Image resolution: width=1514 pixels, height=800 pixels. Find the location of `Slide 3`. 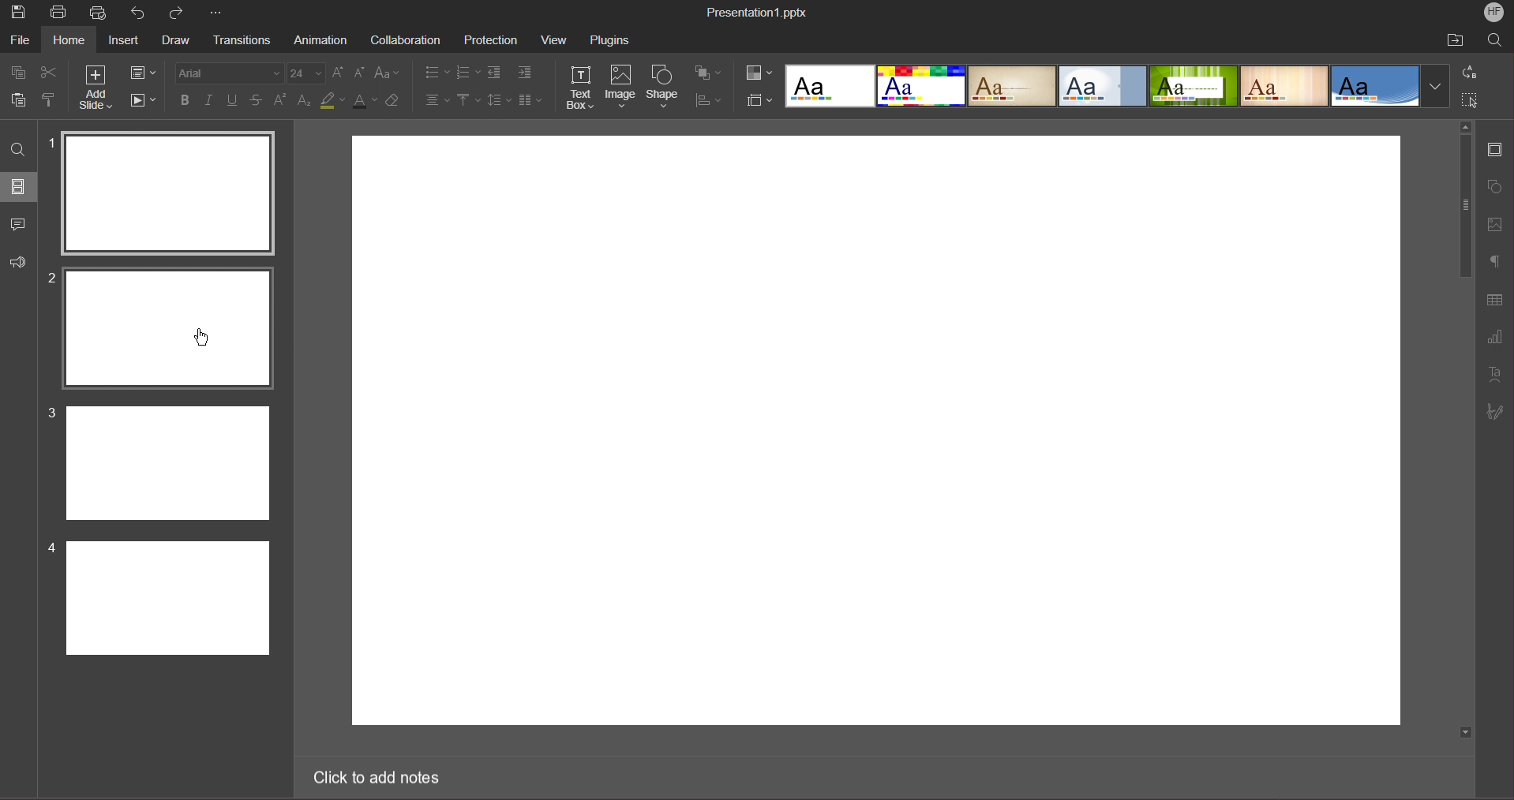

Slide 3 is located at coordinates (169, 464).